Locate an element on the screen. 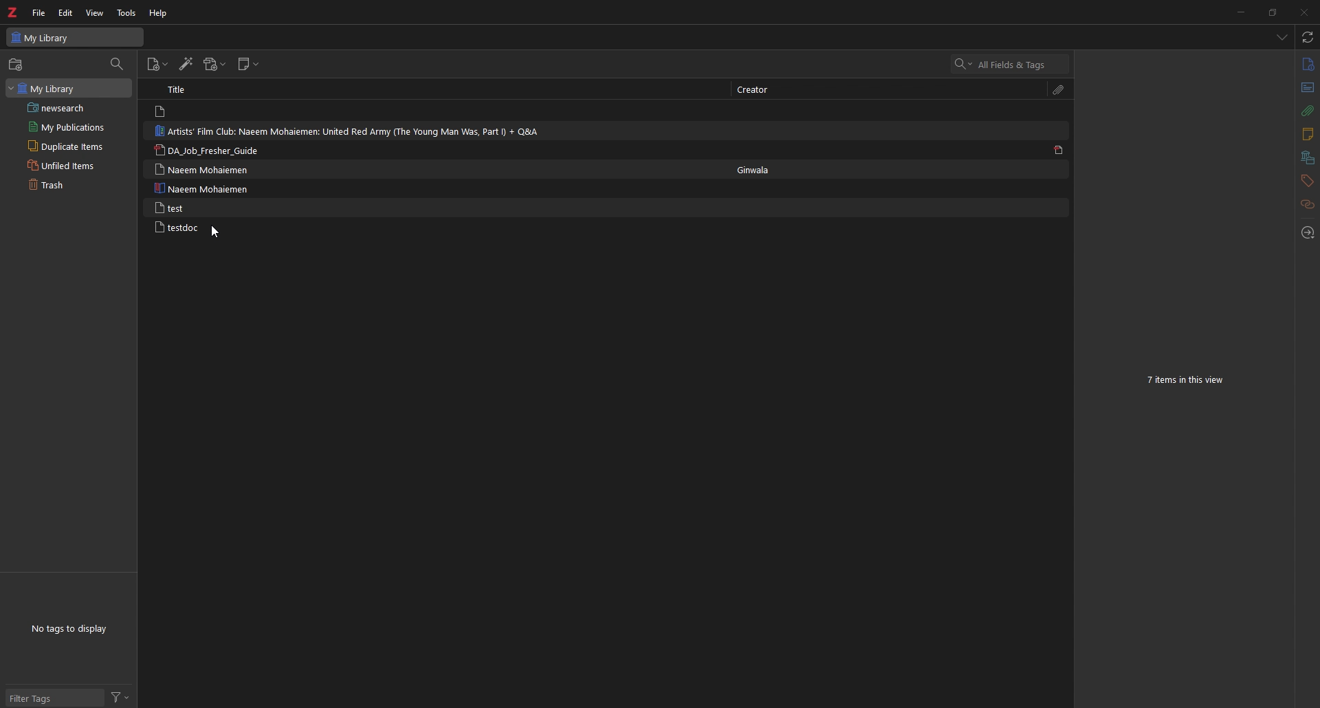 The width and height of the screenshot is (1320, 708). attachment is located at coordinates (1308, 112).